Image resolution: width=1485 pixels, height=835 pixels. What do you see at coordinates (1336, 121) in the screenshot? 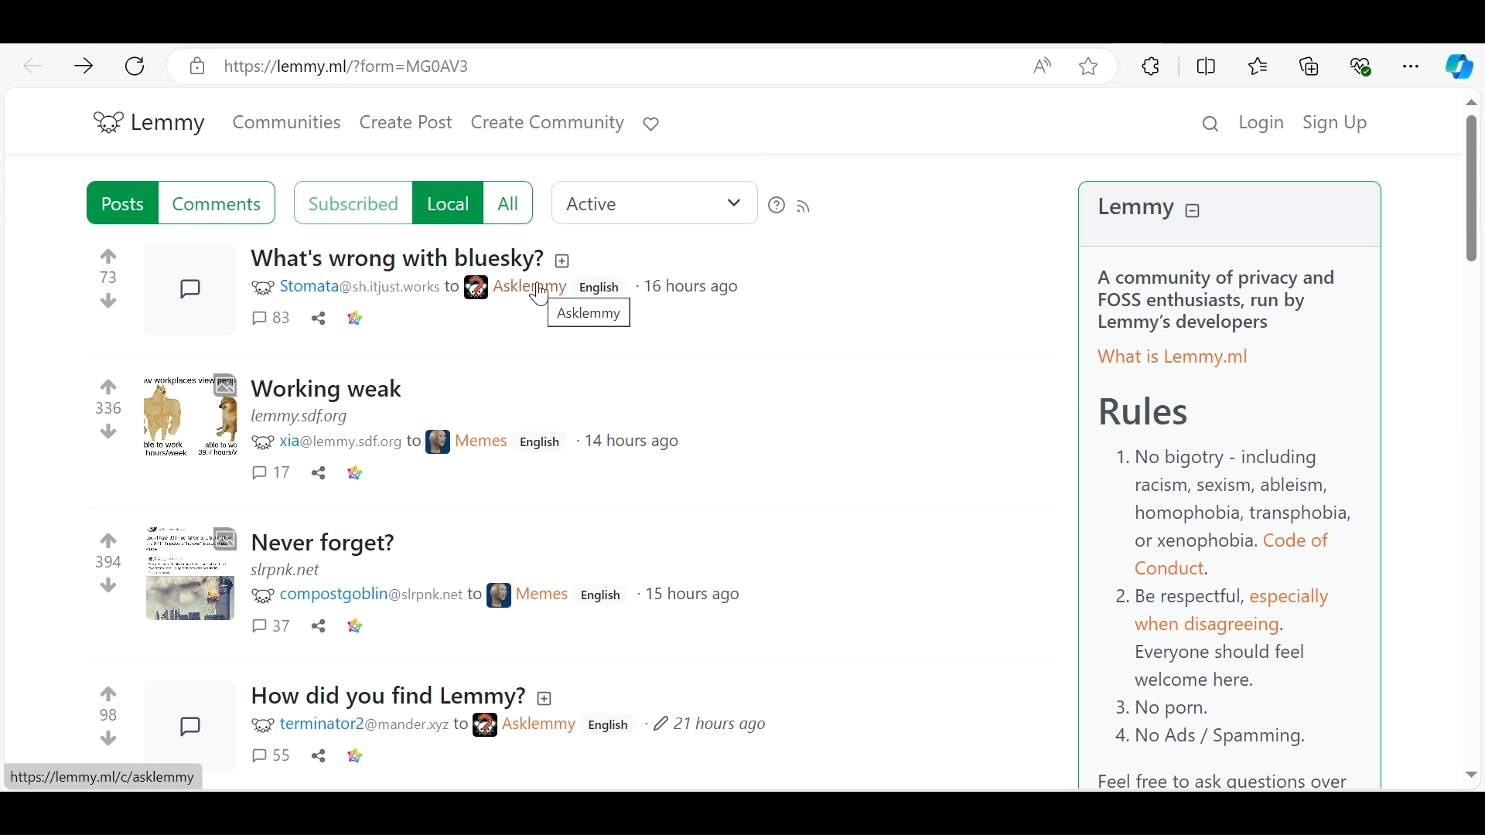
I see `Sign up` at bounding box center [1336, 121].